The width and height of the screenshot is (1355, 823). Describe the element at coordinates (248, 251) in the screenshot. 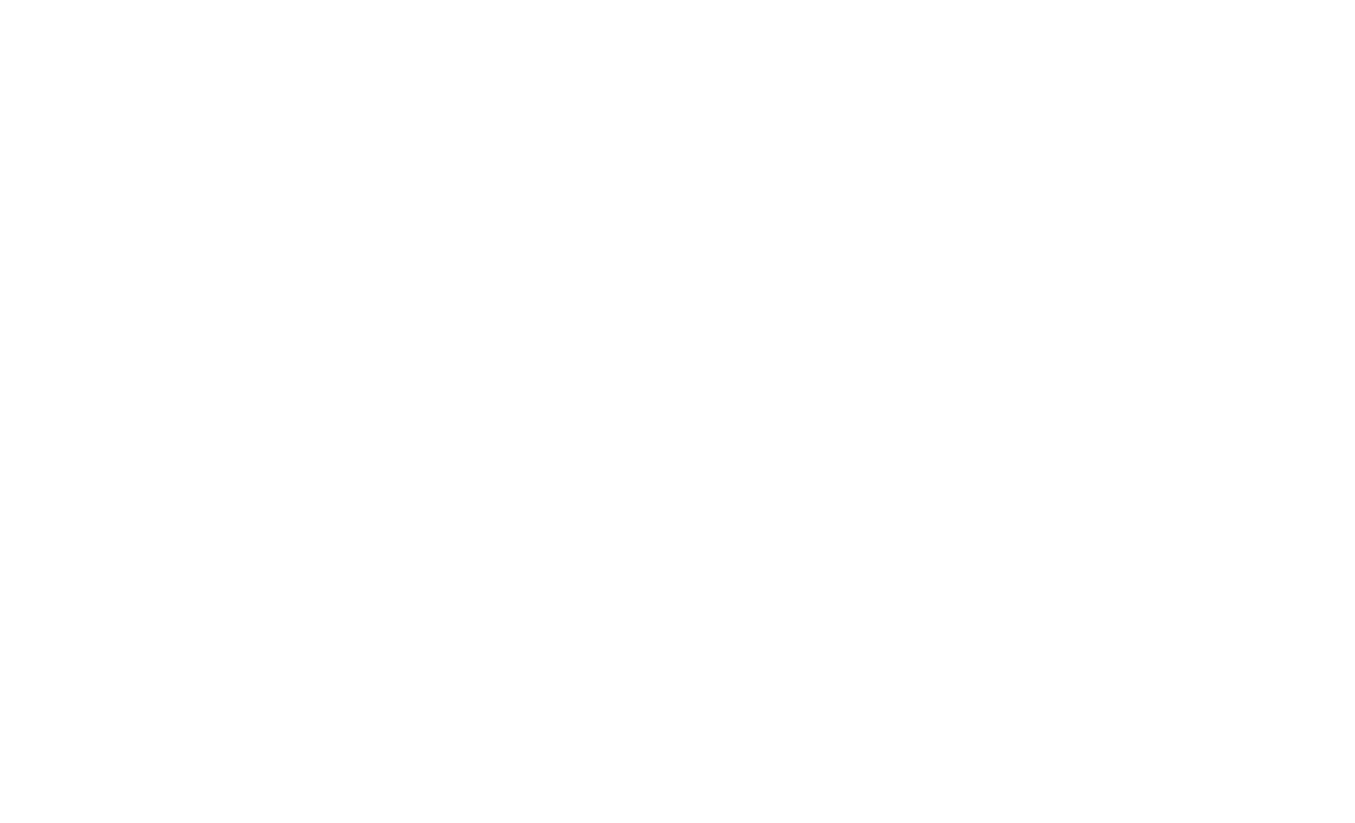

I see `Drag` at that location.